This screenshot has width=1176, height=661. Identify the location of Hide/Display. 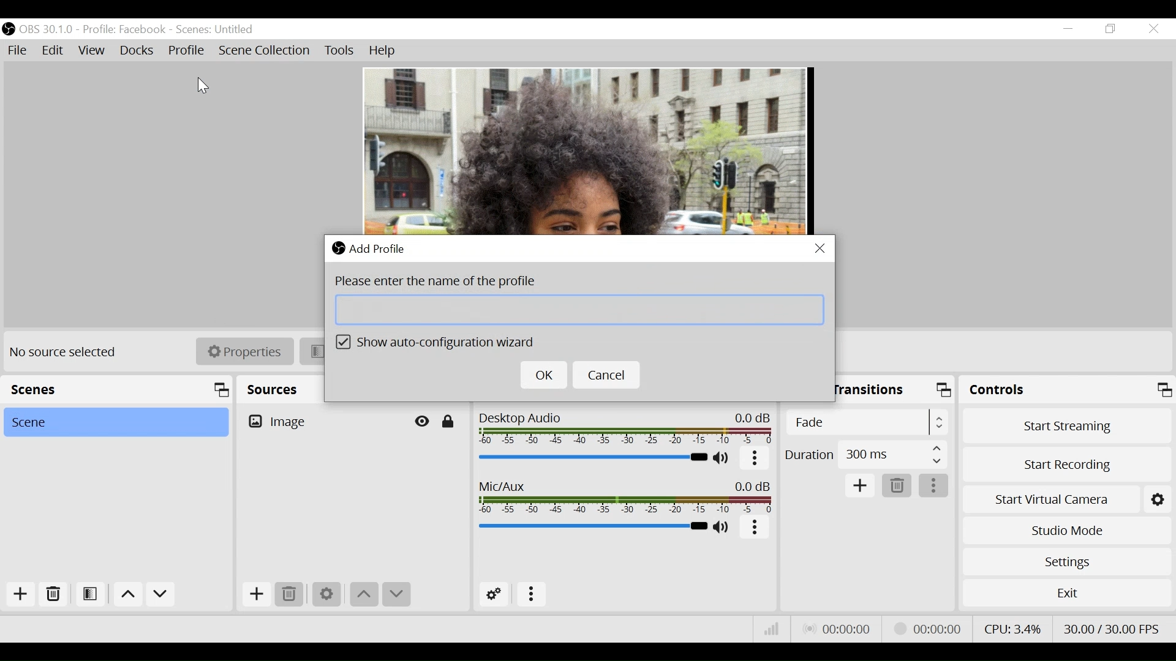
(423, 421).